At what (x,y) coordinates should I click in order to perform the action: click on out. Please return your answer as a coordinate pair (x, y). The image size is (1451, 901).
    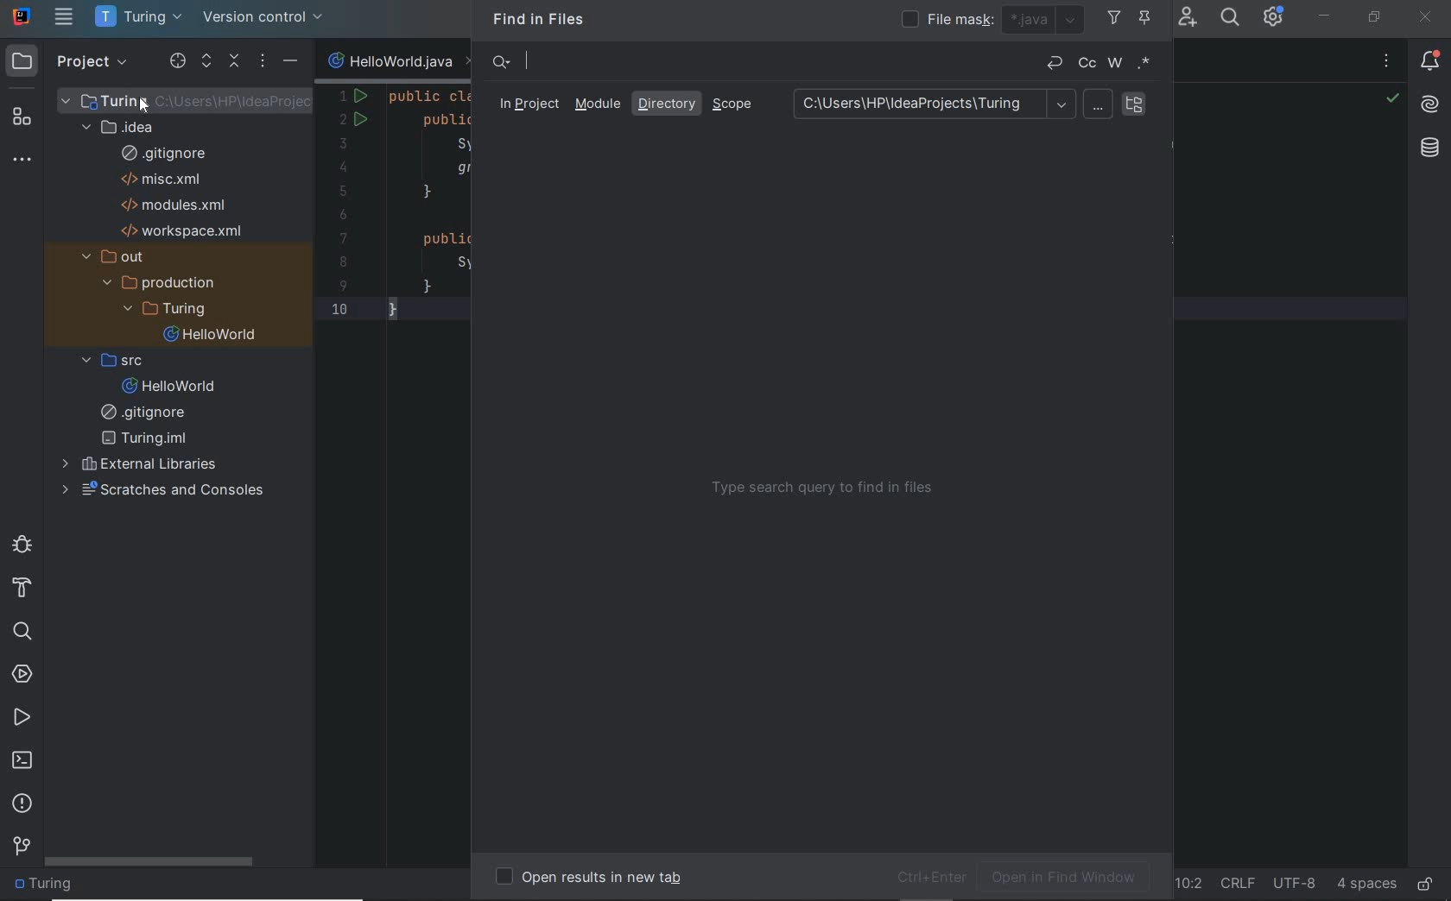
    Looking at the image, I should click on (121, 256).